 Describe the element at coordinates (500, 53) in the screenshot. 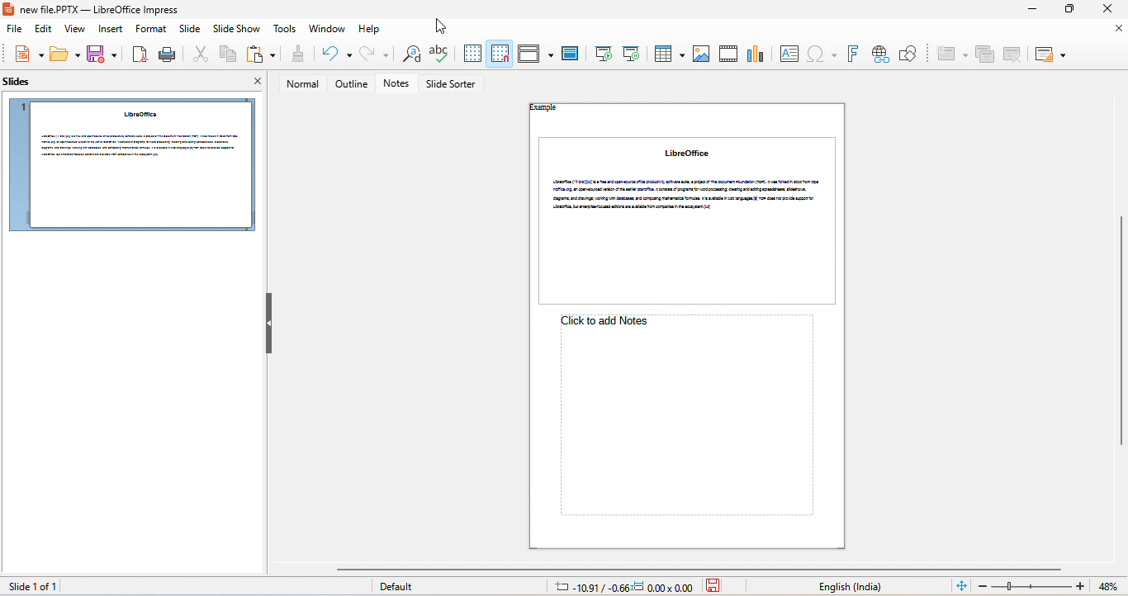

I see `snap to grid` at that location.